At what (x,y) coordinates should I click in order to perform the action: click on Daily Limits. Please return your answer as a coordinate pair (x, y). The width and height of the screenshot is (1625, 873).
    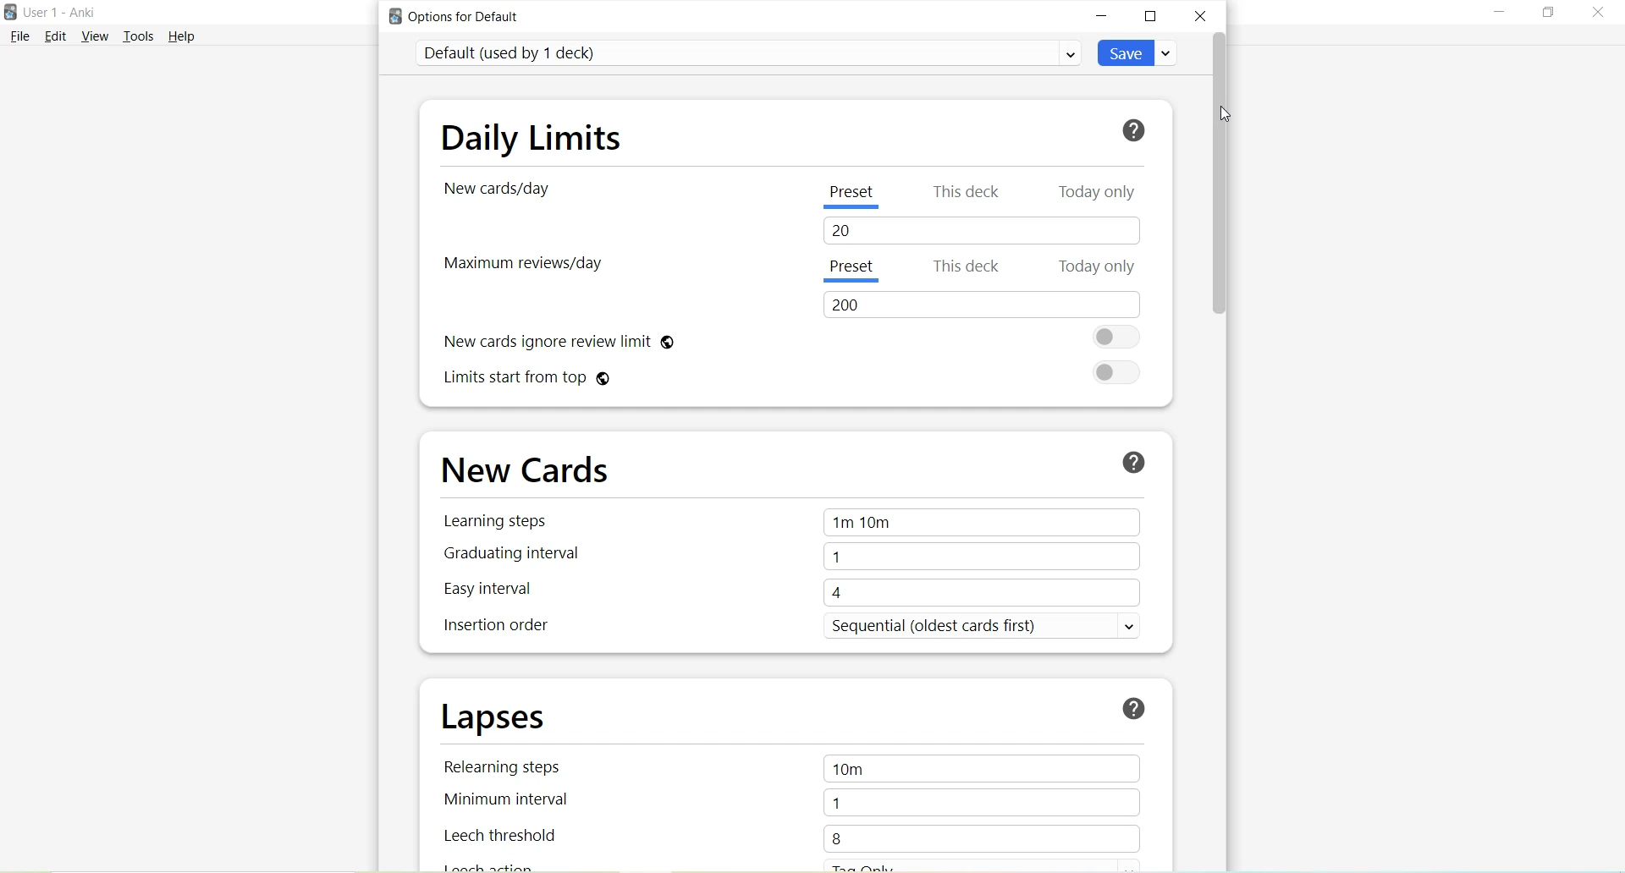
    Looking at the image, I should click on (532, 137).